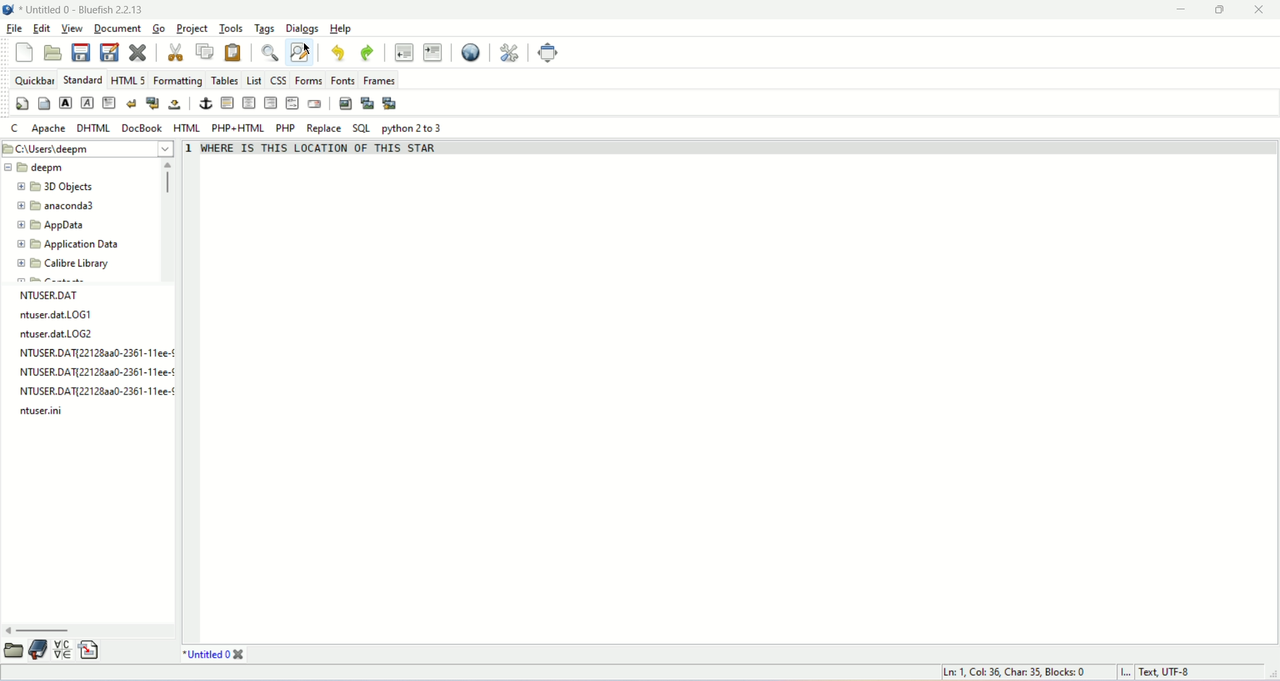 The height and width of the screenshot is (681, 1280). I want to click on find, so click(269, 53).